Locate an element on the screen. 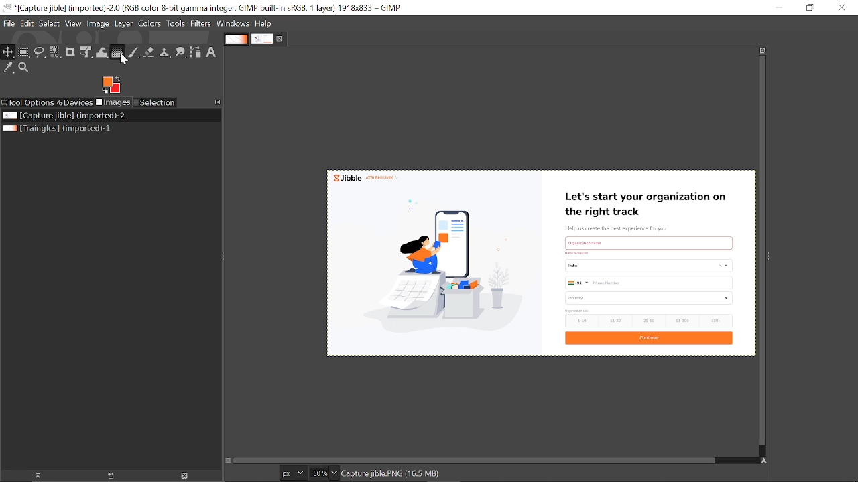  Minimize is located at coordinates (780, 8).